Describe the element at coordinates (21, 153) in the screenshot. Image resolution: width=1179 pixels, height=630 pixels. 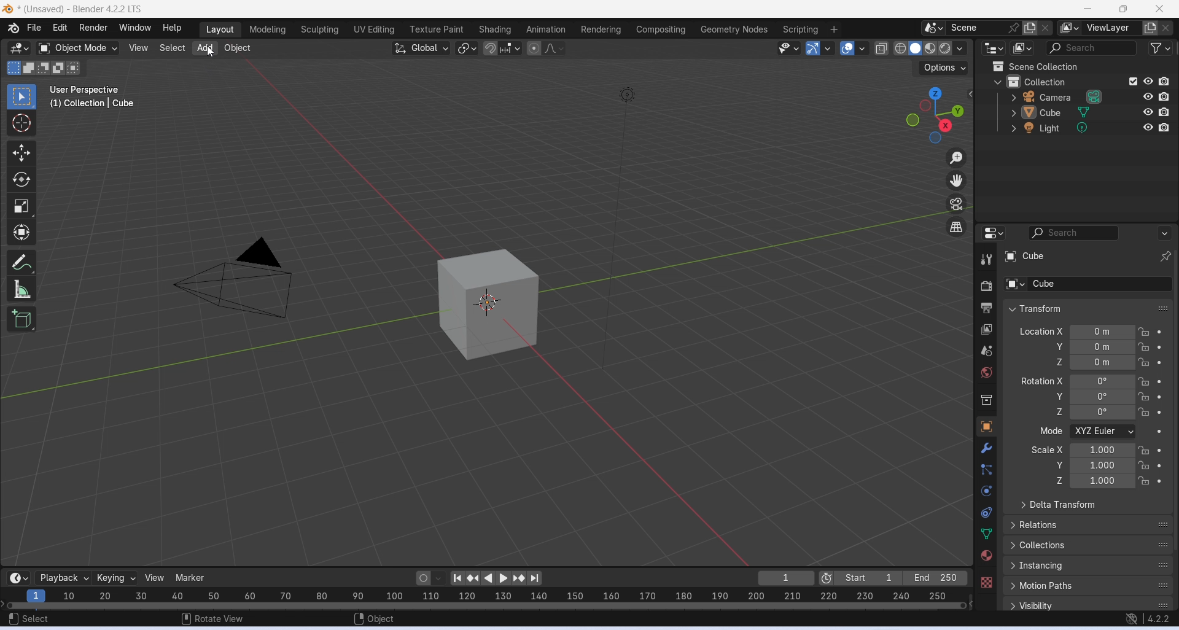
I see `Move` at that location.